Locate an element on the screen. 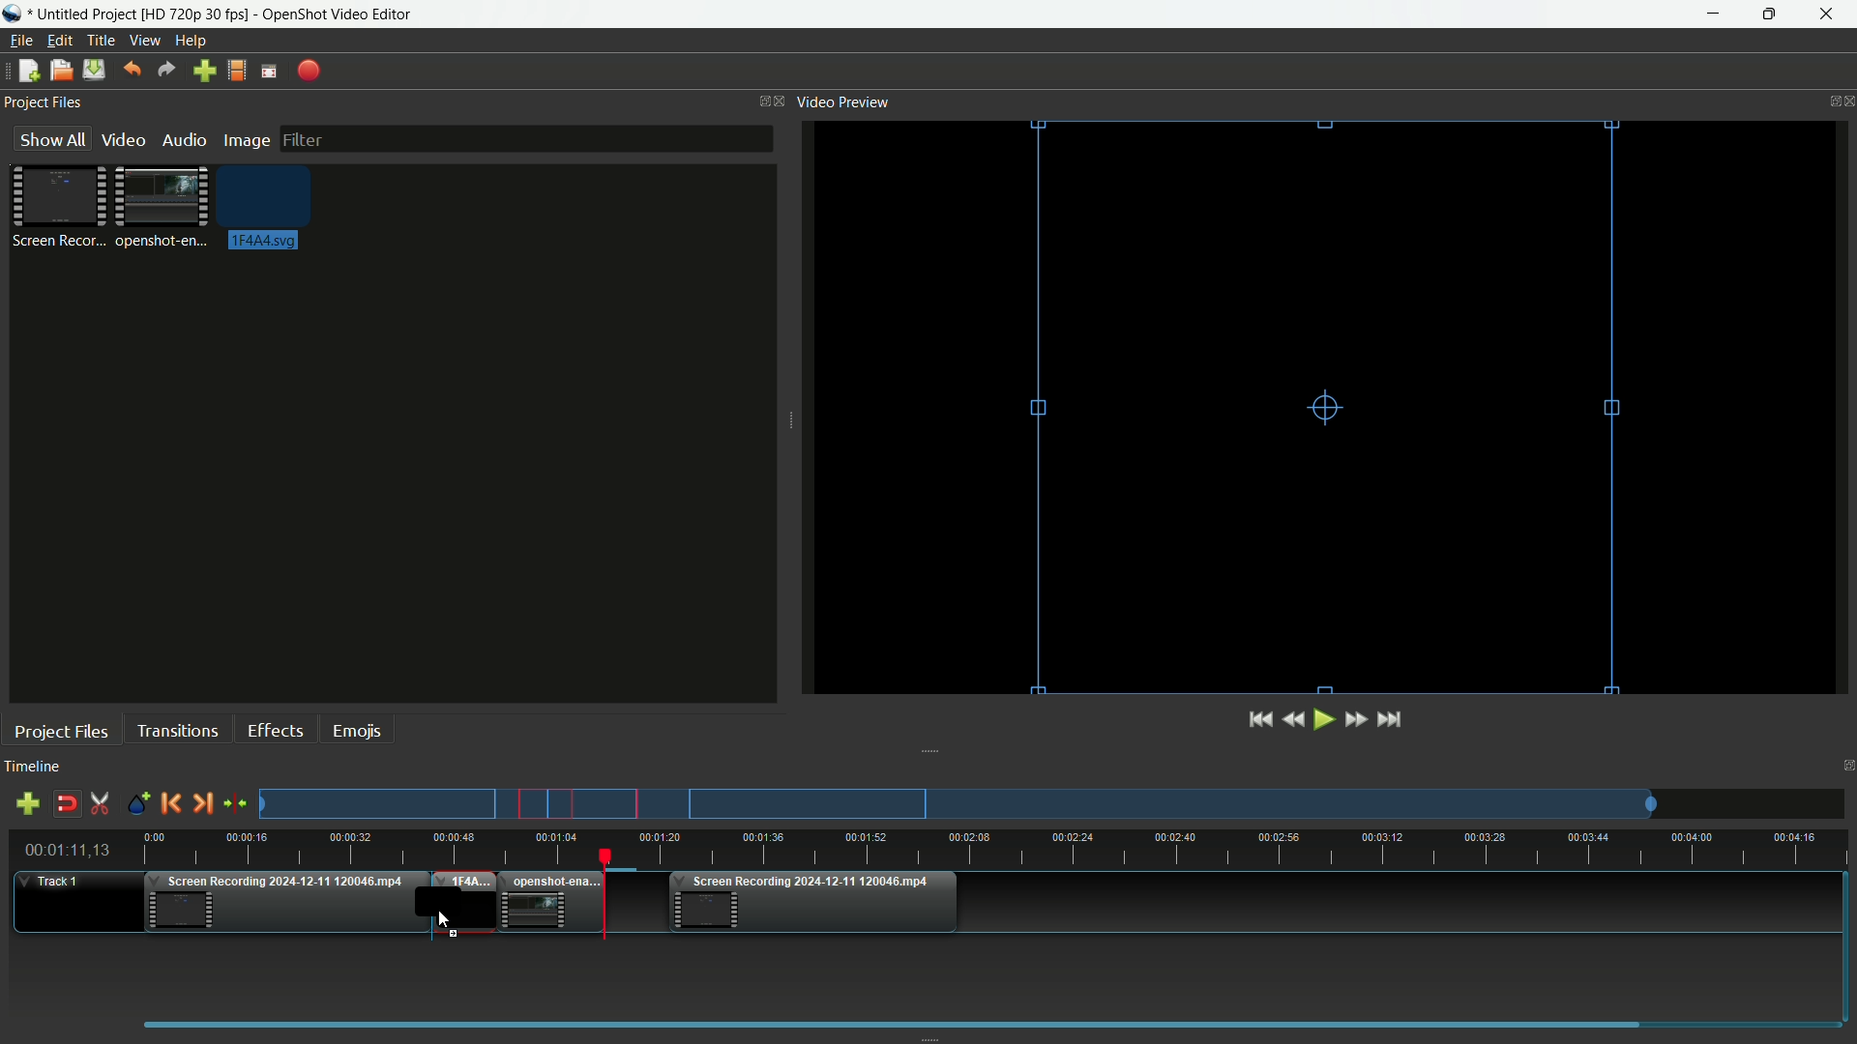 Image resolution: width=1857 pixels, height=1044 pixels. help menu is located at coordinates (192, 42).